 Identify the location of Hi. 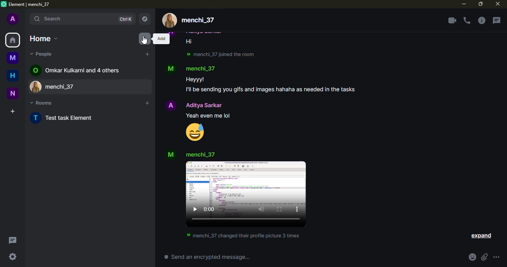
(189, 42).